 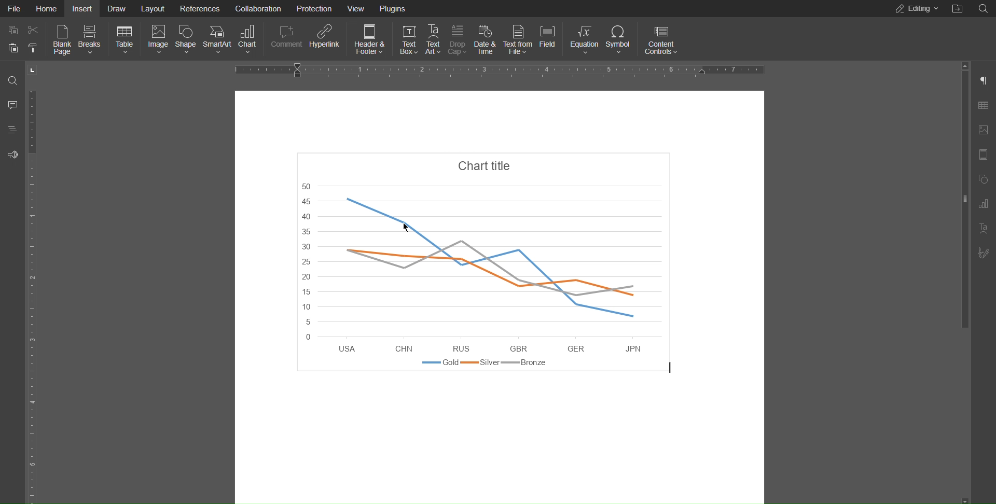 What do you see at coordinates (158, 41) in the screenshot?
I see `Image` at bounding box center [158, 41].